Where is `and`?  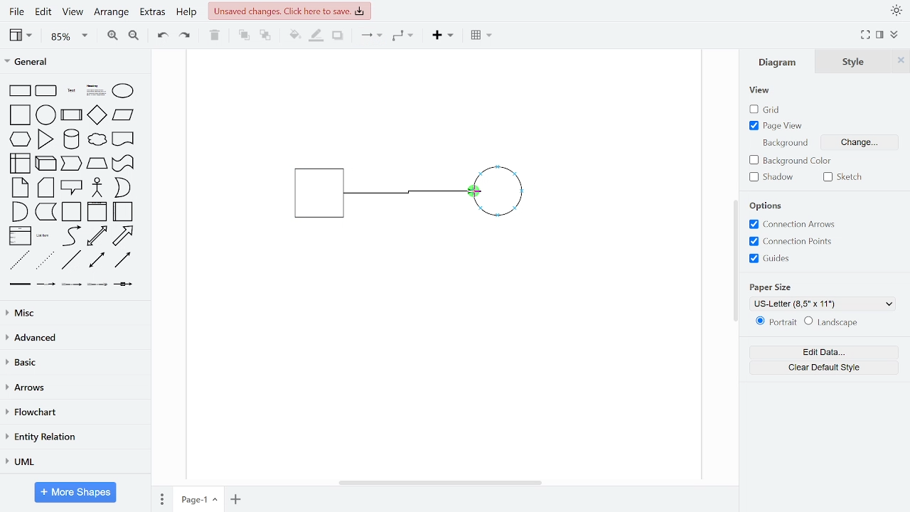
and is located at coordinates (20, 210).